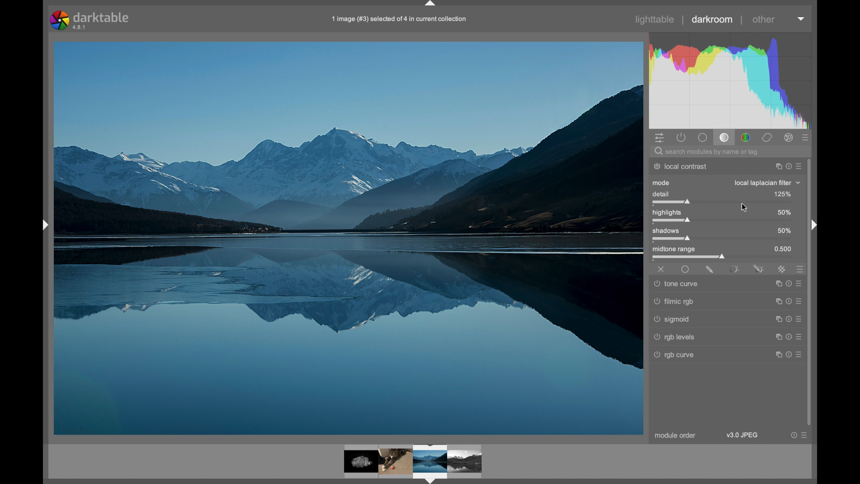 This screenshot has width=860, height=484. Describe the element at coordinates (733, 269) in the screenshot. I see `parametric mask` at that location.